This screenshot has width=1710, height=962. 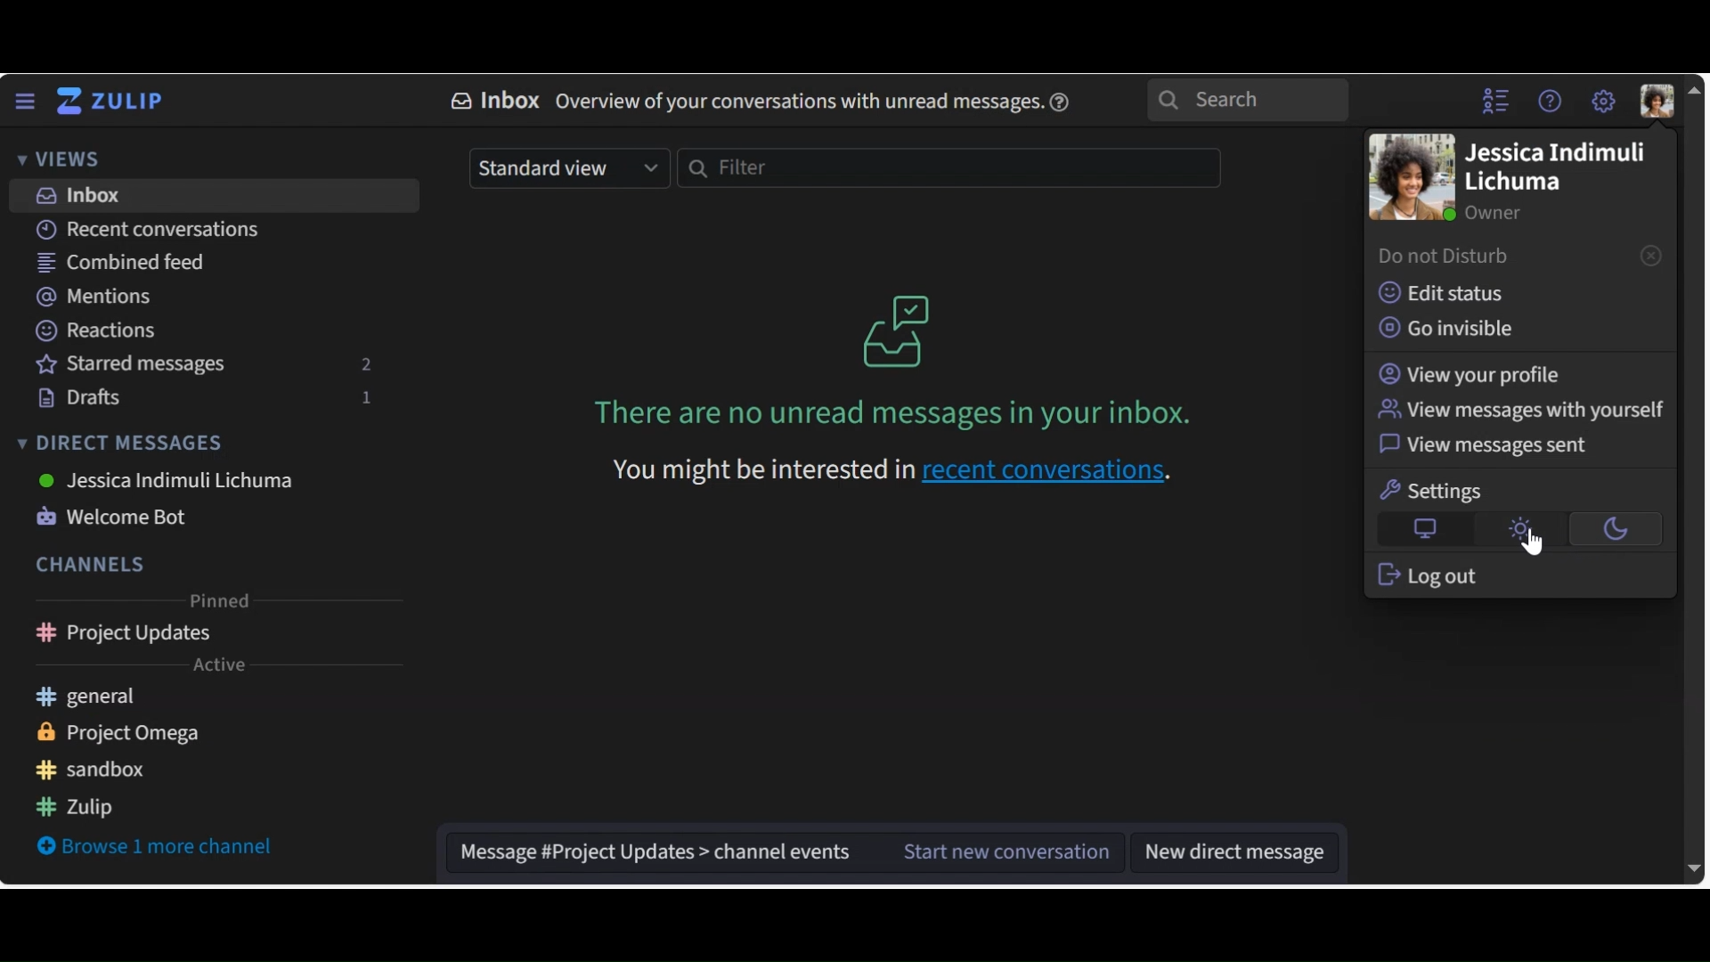 What do you see at coordinates (134, 734) in the screenshot?
I see `Project Omega` at bounding box center [134, 734].